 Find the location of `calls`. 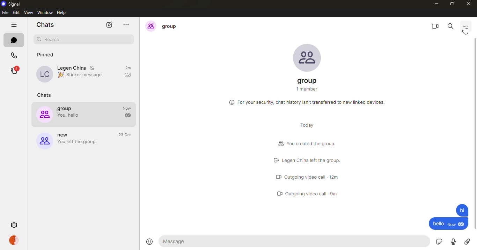

calls is located at coordinates (13, 55).